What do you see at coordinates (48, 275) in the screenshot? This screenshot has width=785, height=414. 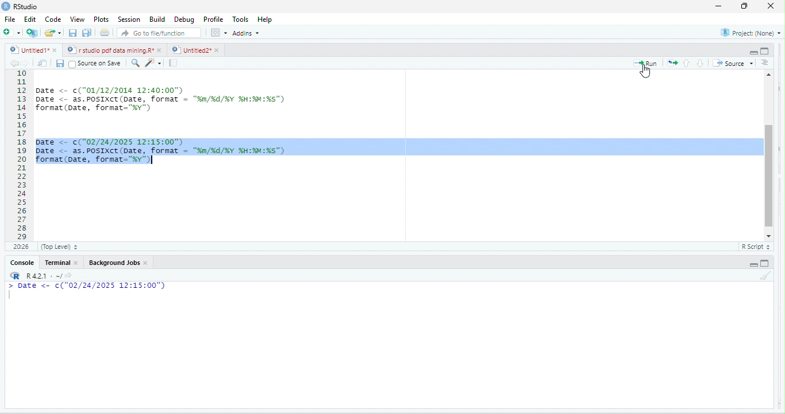 I see `R421: ~/` at bounding box center [48, 275].